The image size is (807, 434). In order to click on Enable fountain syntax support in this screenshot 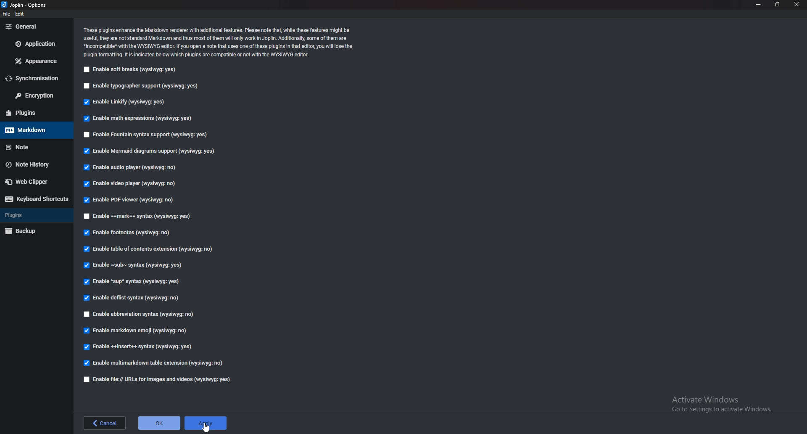, I will do `click(148, 135)`.